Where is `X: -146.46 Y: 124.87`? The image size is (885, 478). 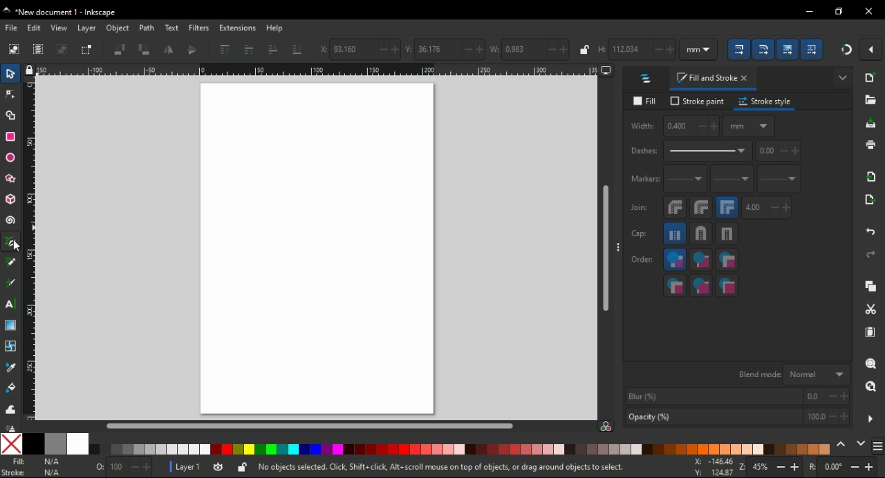 X: -146.46 Y: 124.87 is located at coordinates (709, 468).